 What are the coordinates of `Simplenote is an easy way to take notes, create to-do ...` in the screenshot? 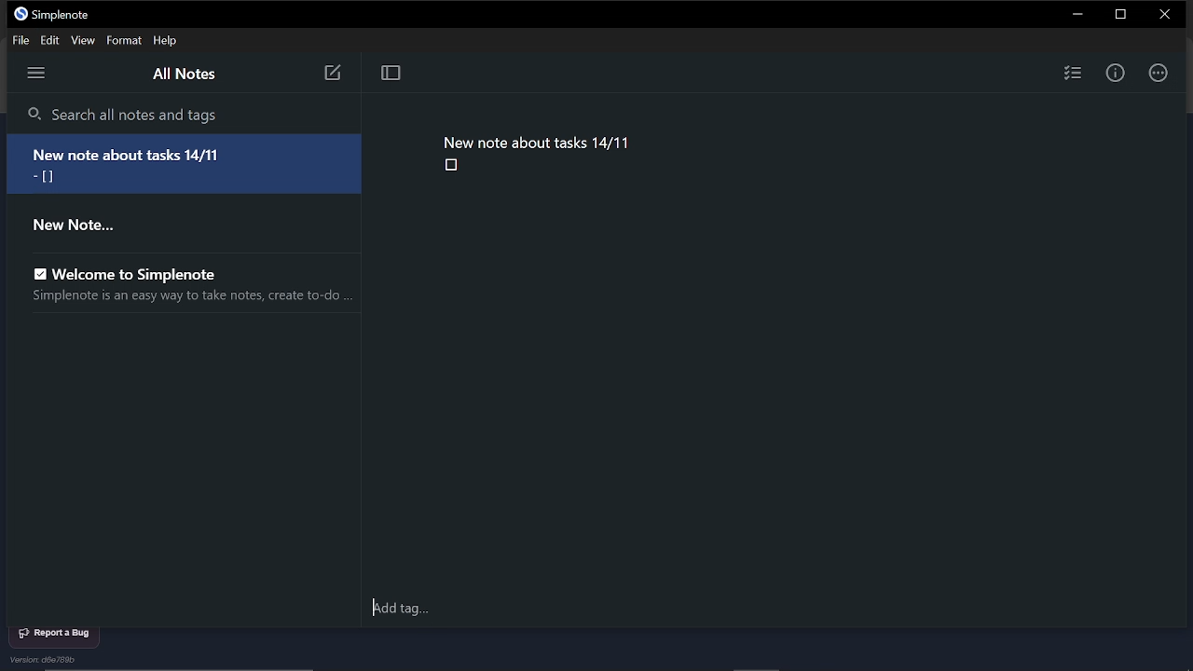 It's located at (187, 298).